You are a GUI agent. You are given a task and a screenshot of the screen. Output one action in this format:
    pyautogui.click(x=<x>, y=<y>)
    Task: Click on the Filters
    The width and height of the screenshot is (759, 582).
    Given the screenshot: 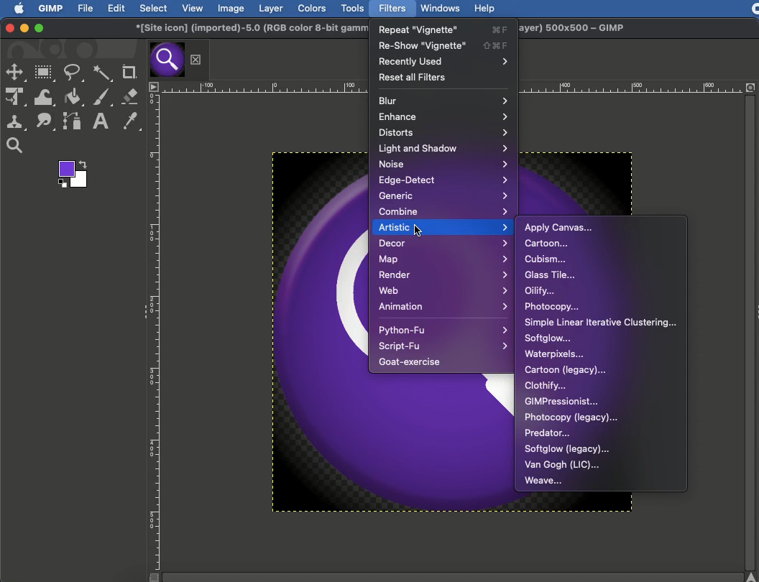 What is the action you would take?
    pyautogui.click(x=393, y=8)
    